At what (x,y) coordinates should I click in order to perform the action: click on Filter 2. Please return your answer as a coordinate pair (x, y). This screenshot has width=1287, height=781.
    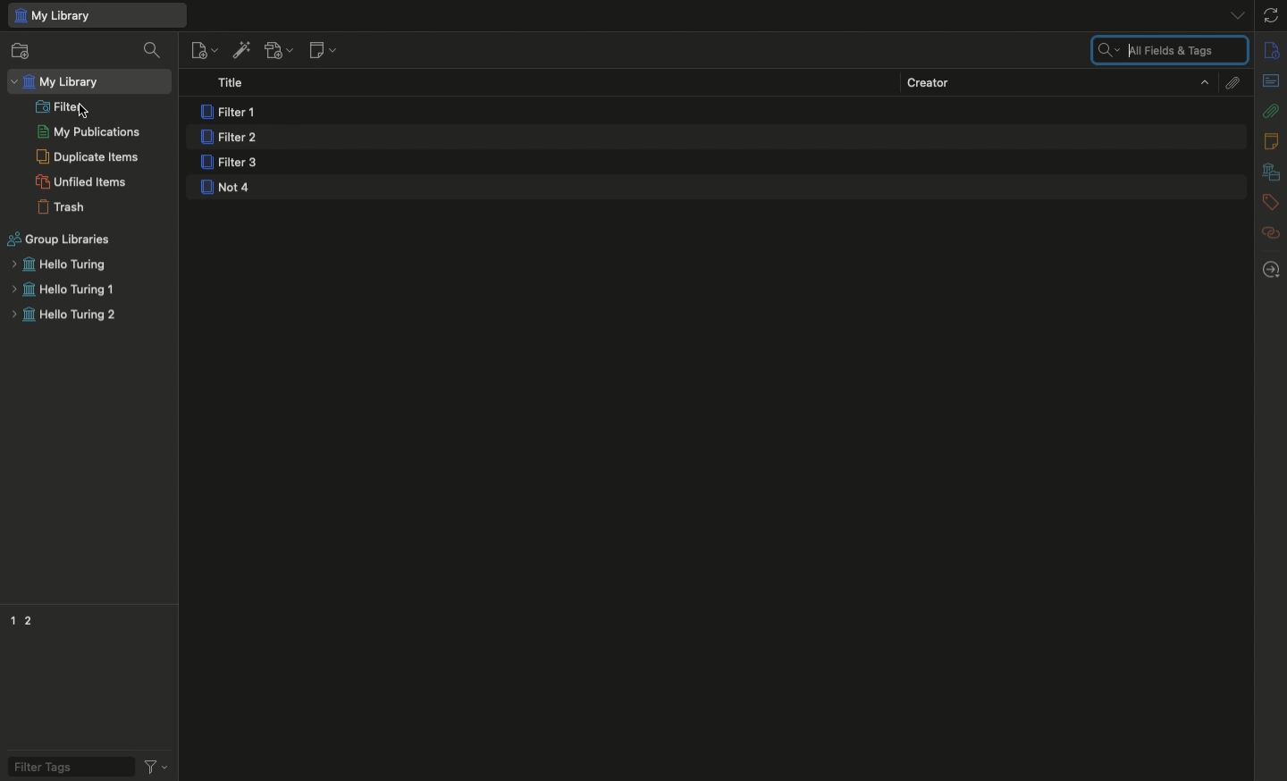
    Looking at the image, I should click on (228, 139).